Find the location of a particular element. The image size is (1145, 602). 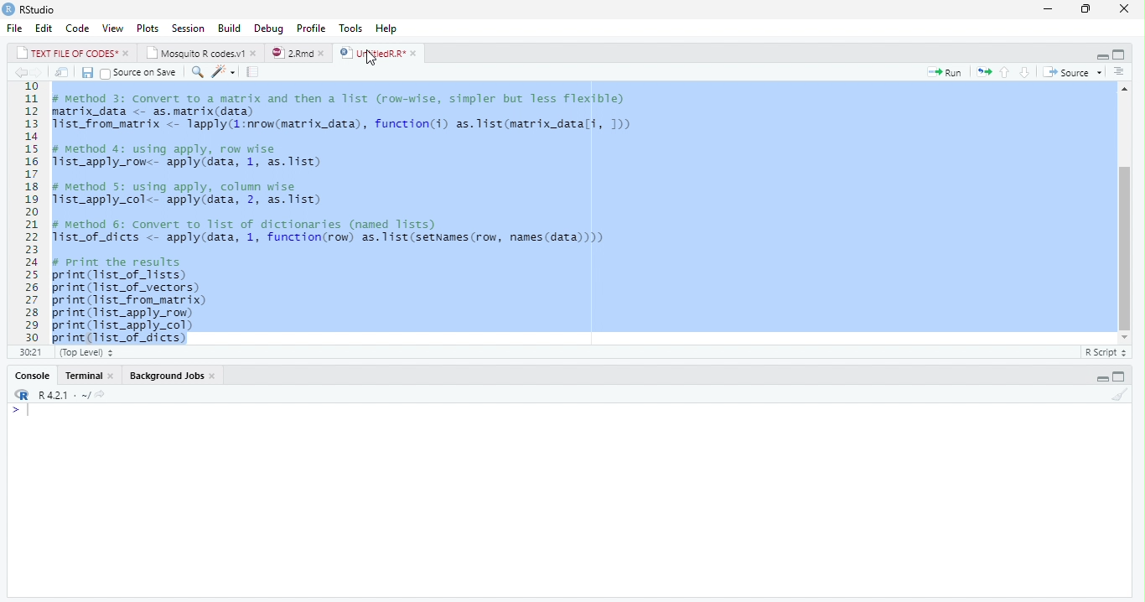

Full Height is located at coordinates (1119, 54).